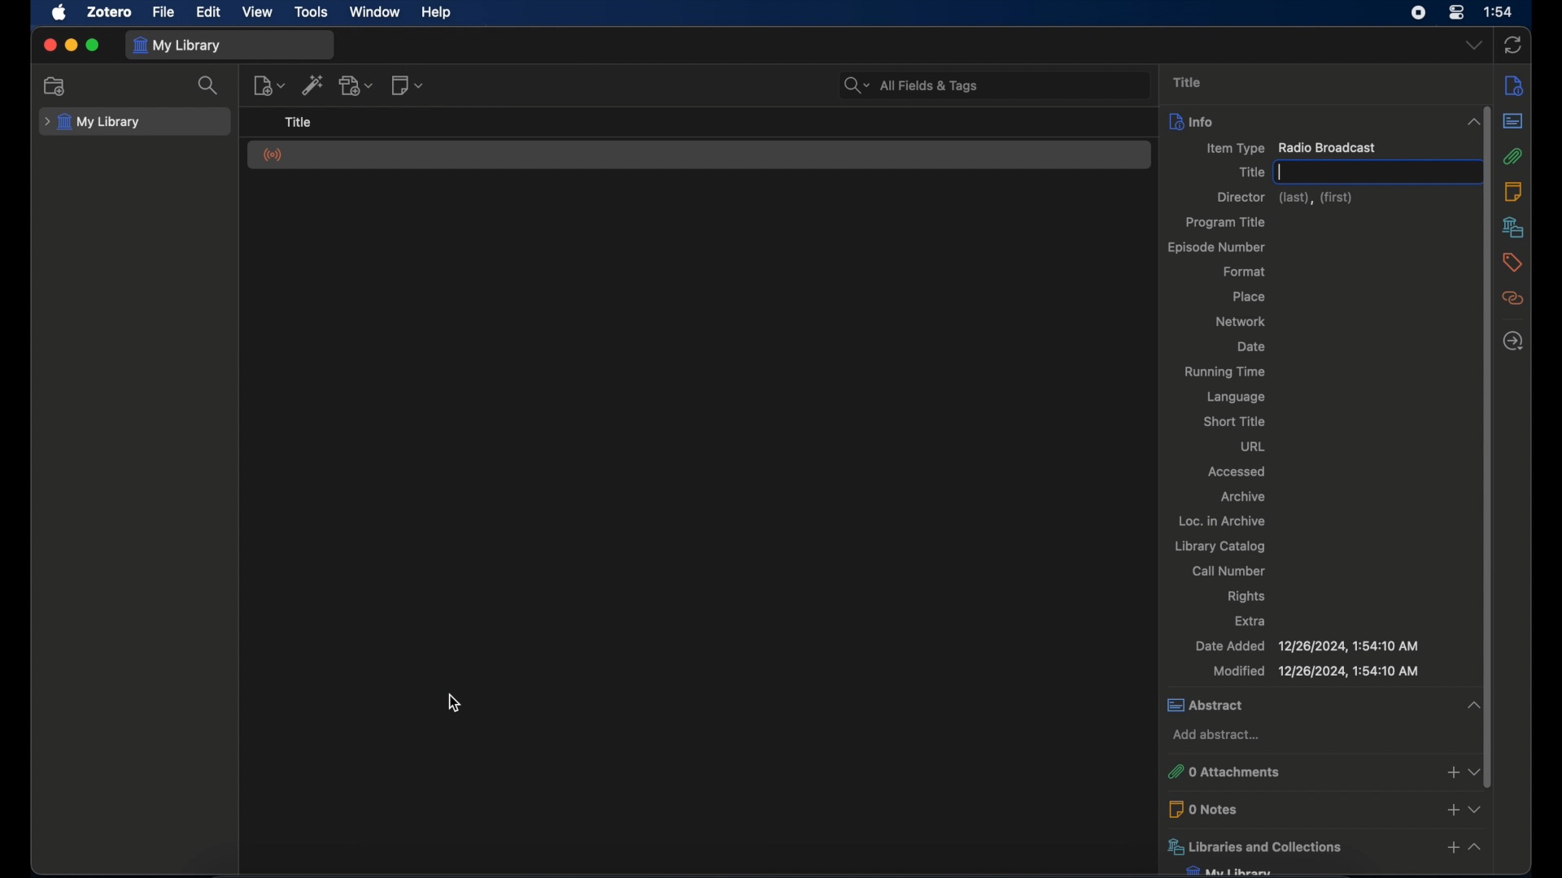 This screenshot has width=1562, height=878. What do you see at coordinates (1512, 85) in the screenshot?
I see `info` at bounding box center [1512, 85].